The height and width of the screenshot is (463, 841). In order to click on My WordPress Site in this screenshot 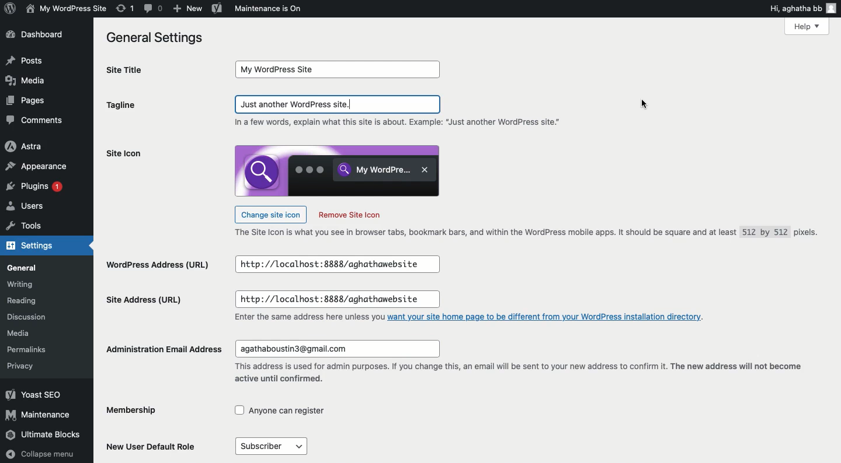, I will do `click(65, 8)`.